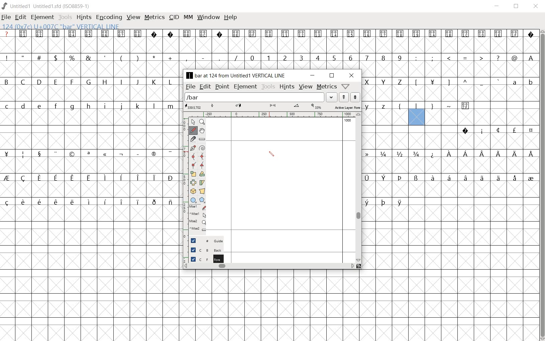 This screenshot has width=545, height=341. What do you see at coordinates (90, 178) in the screenshot?
I see `special letters` at bounding box center [90, 178].